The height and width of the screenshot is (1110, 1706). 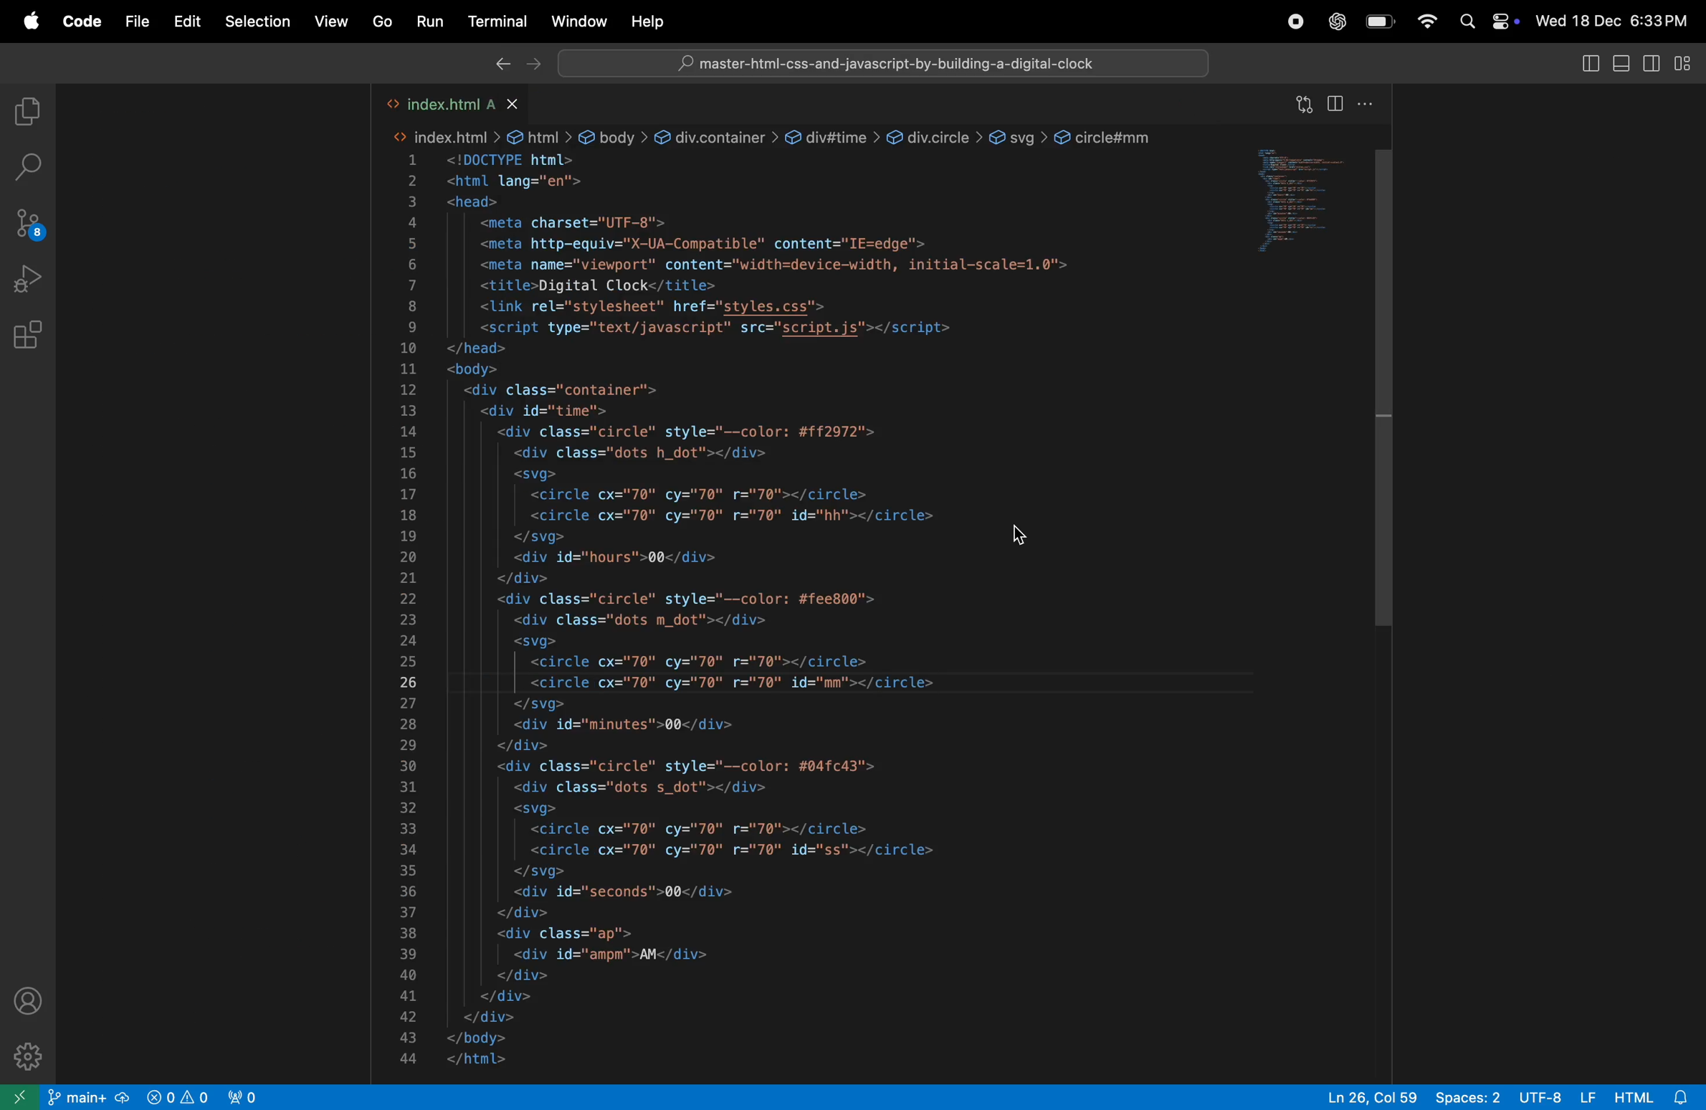 I want to click on settings, so click(x=29, y=1057).